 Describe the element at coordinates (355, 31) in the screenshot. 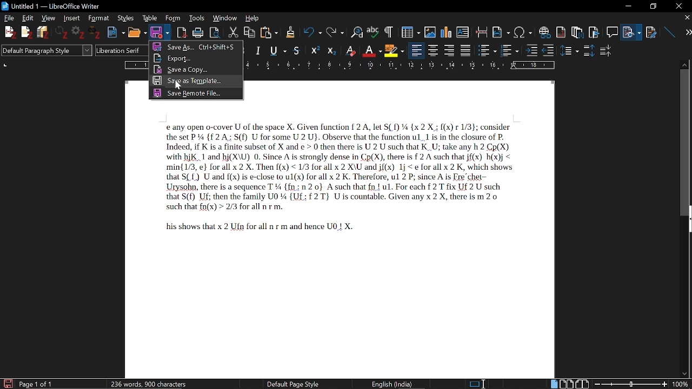

I see `Find and replace ` at that location.